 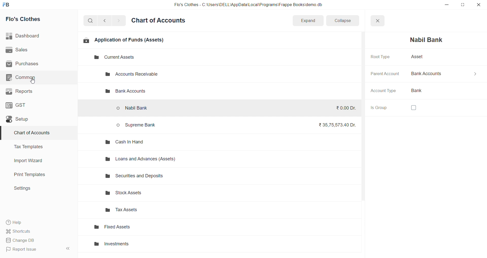 I want to click on Report Issue, so click(x=31, y=249).